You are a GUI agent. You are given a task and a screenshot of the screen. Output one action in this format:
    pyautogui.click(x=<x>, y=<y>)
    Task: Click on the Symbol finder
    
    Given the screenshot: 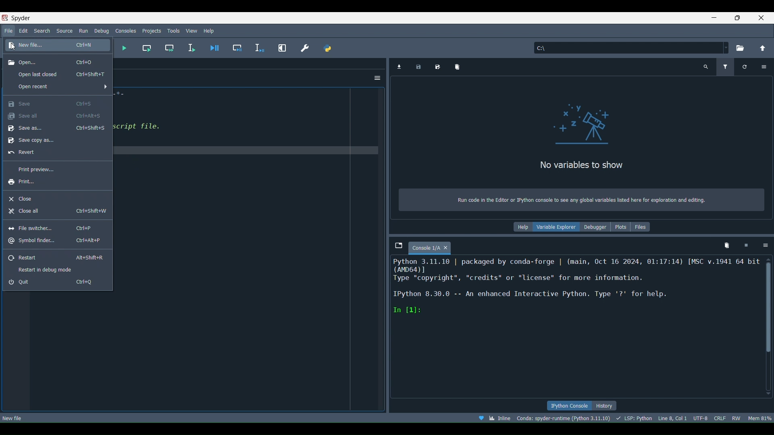 What is the action you would take?
    pyautogui.click(x=55, y=241)
    